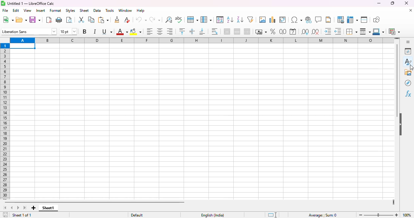  What do you see at coordinates (273, 31) in the screenshot?
I see `format as percent` at bounding box center [273, 31].